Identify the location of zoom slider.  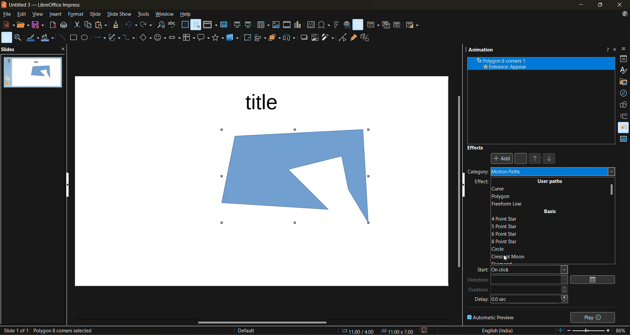
(588, 329).